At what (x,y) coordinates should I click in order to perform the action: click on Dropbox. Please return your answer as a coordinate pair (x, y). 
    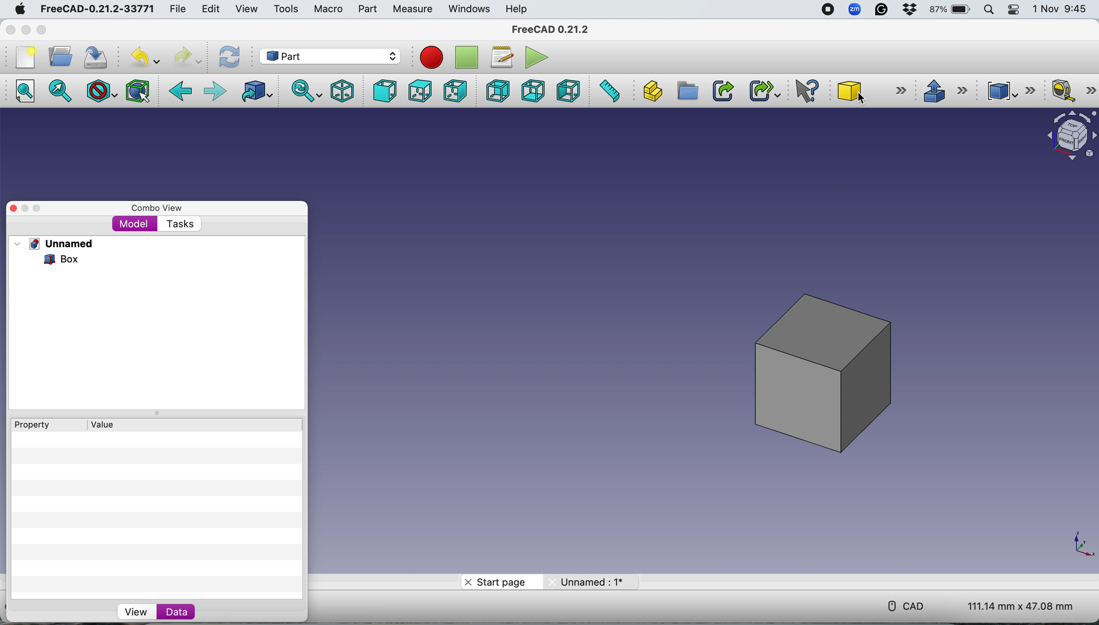
    Looking at the image, I should click on (910, 11).